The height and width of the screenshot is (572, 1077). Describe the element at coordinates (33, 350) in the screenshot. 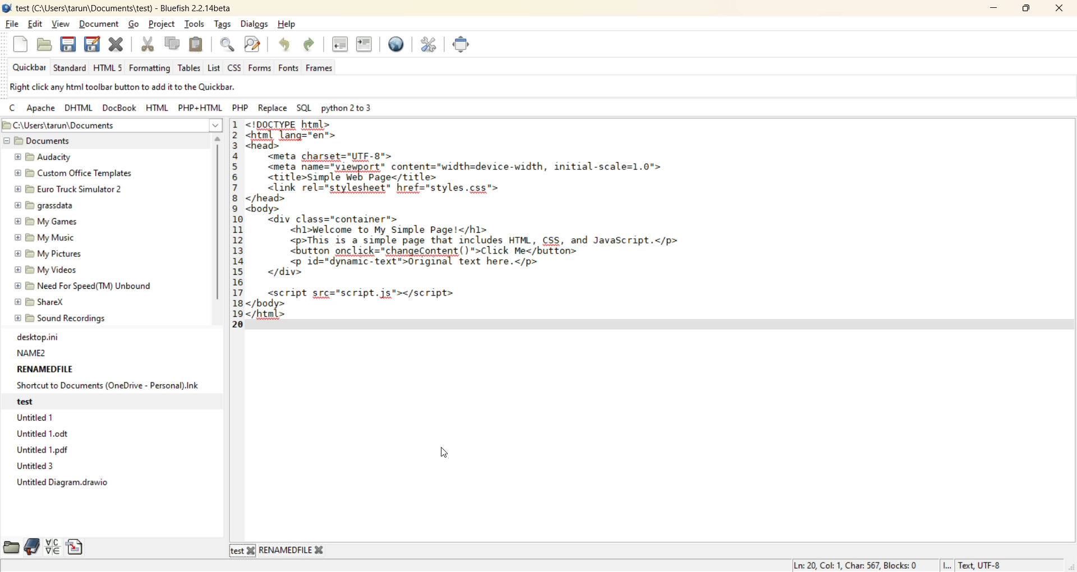

I see `NAME2` at that location.